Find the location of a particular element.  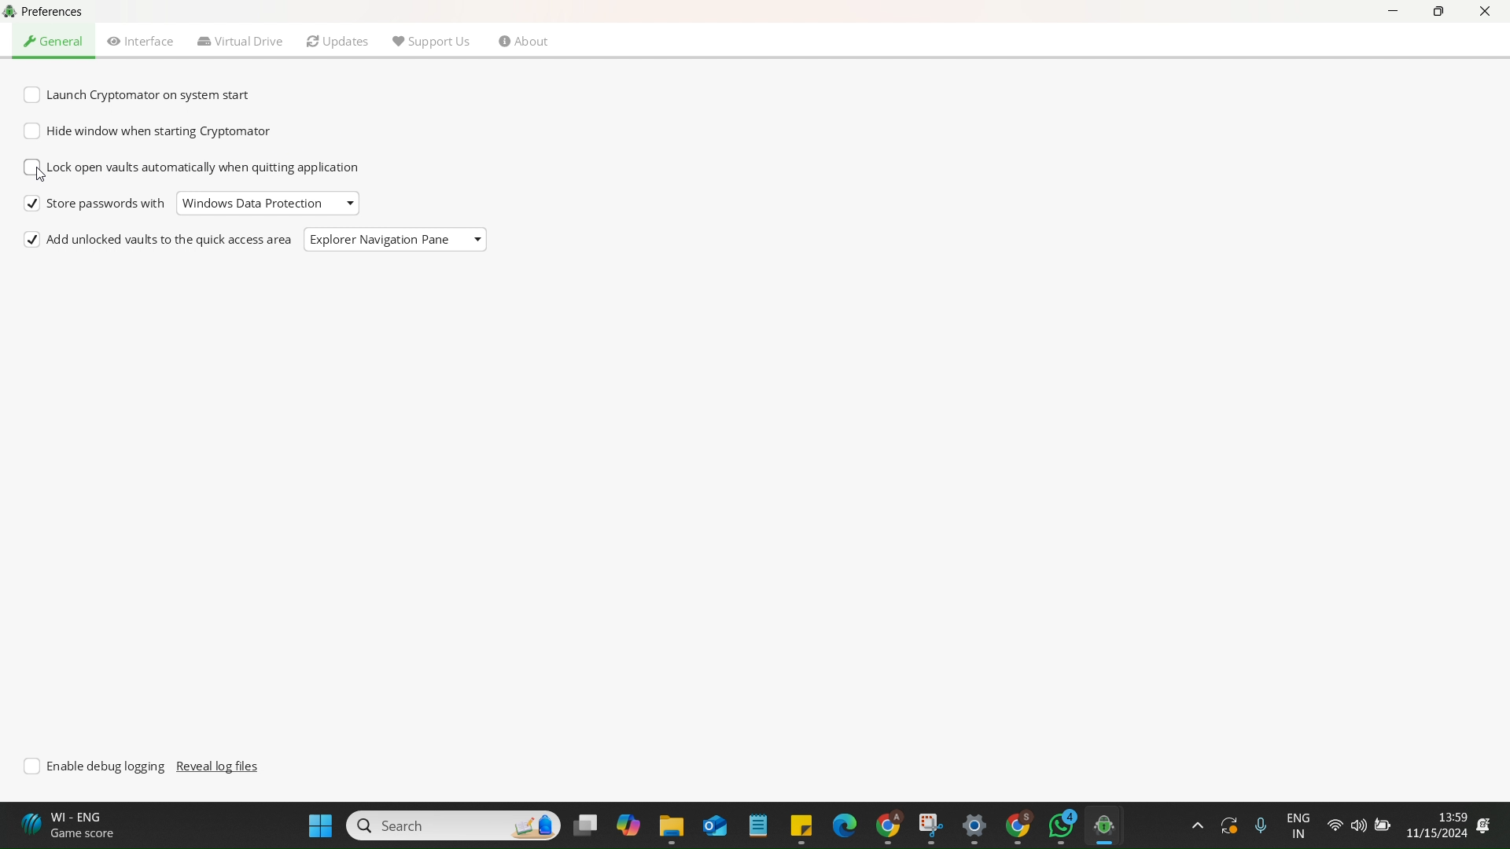

Minimize is located at coordinates (1396, 16).